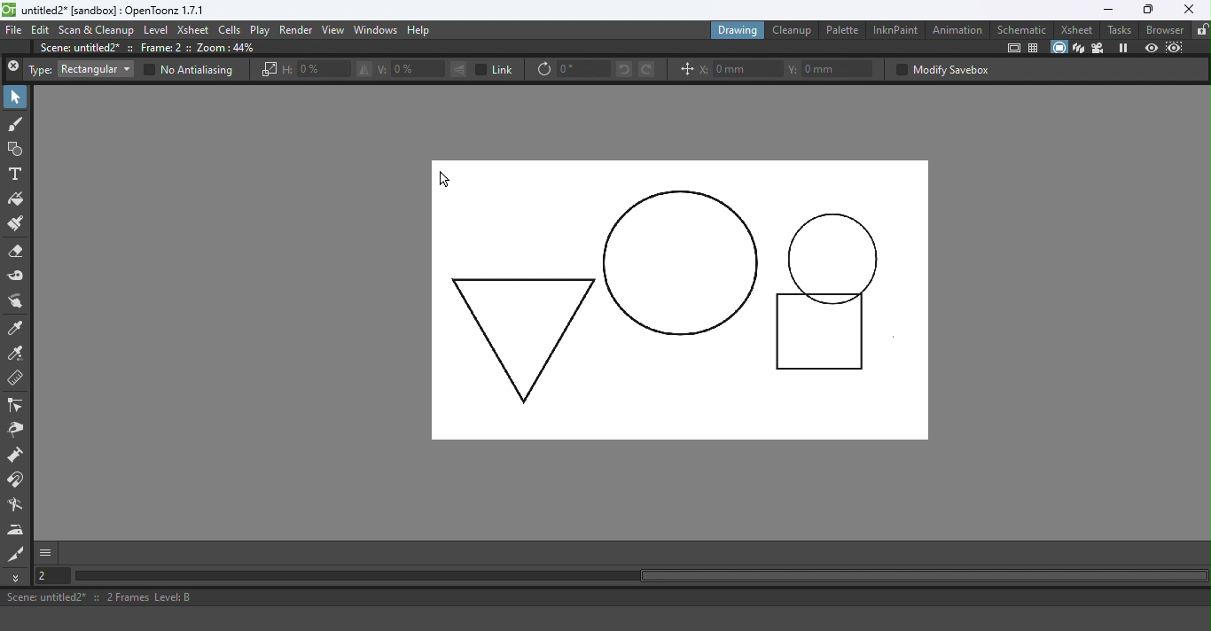 The height and width of the screenshot is (631, 1211). What do you see at coordinates (1098, 49) in the screenshot?
I see `Camera view` at bounding box center [1098, 49].